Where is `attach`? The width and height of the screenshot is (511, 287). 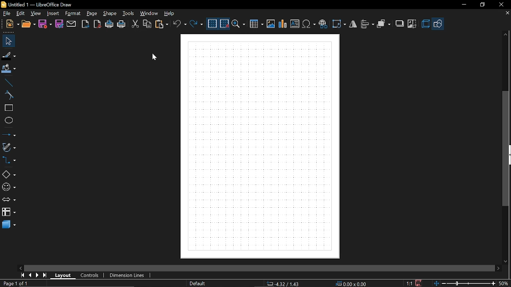
attach is located at coordinates (71, 24).